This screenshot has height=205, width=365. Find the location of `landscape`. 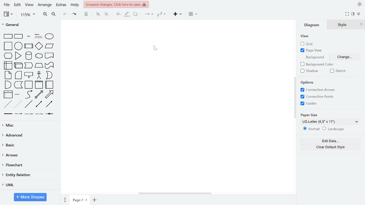

landscape is located at coordinates (334, 129).